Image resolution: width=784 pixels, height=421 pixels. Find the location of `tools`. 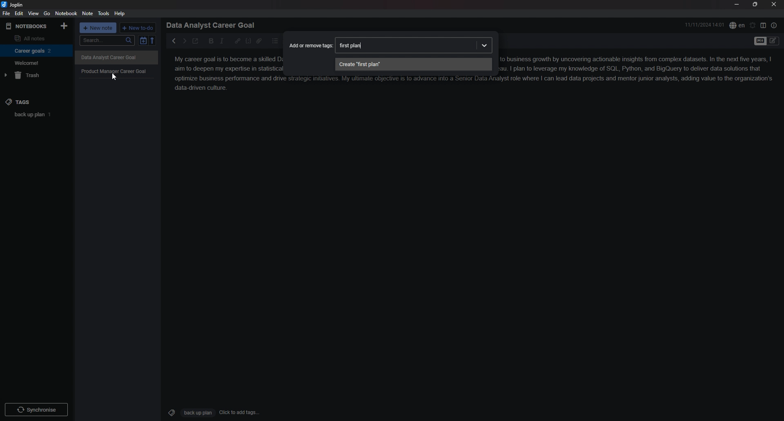

tools is located at coordinates (104, 13).